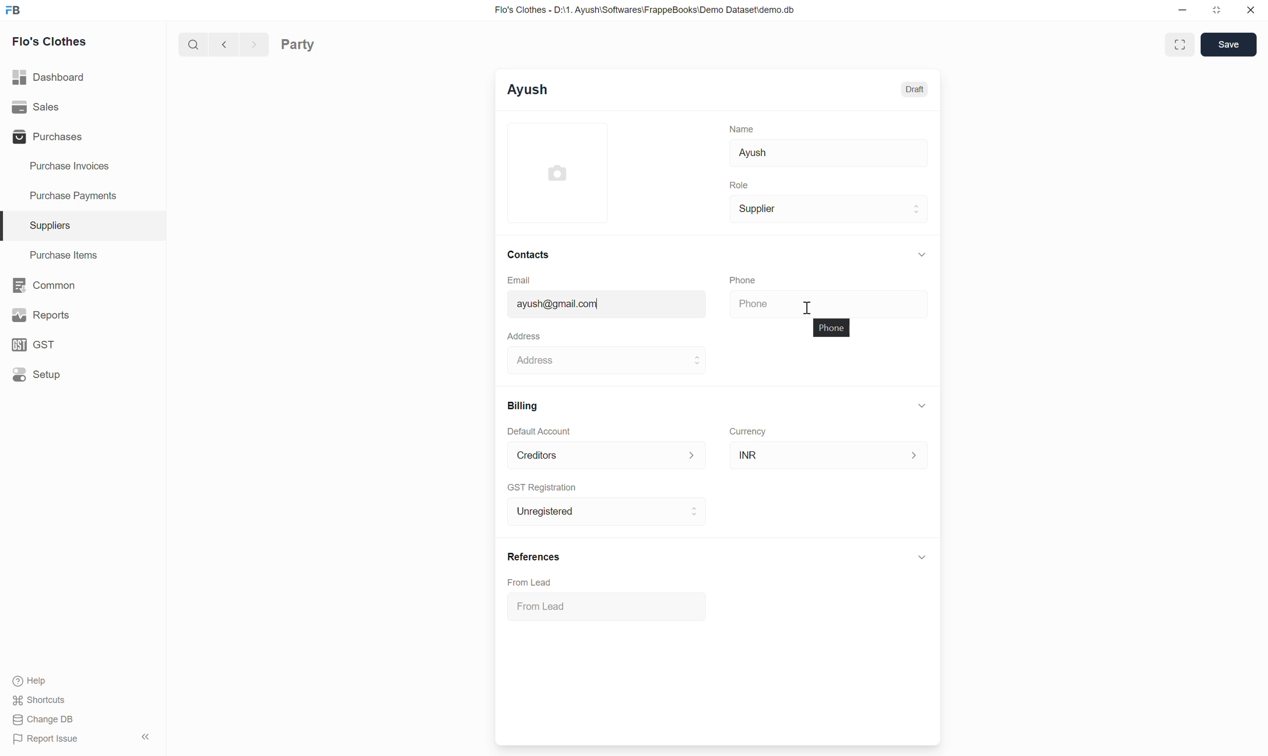  I want to click on Address, so click(607, 360).